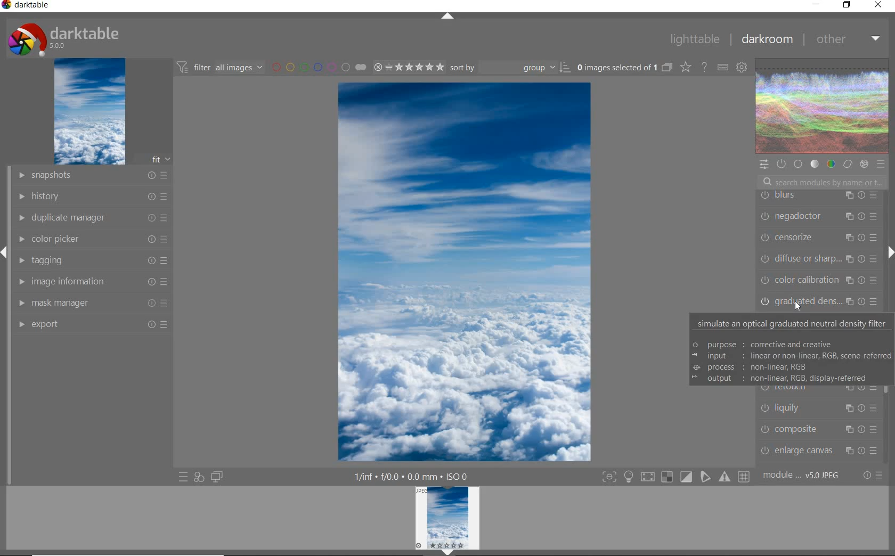  What do you see at coordinates (881, 164) in the screenshot?
I see `PRESET` at bounding box center [881, 164].